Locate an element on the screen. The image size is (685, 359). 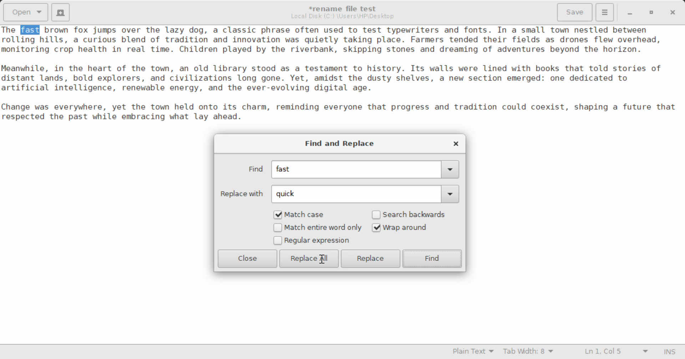
Line and Character Count is located at coordinates (615, 352).